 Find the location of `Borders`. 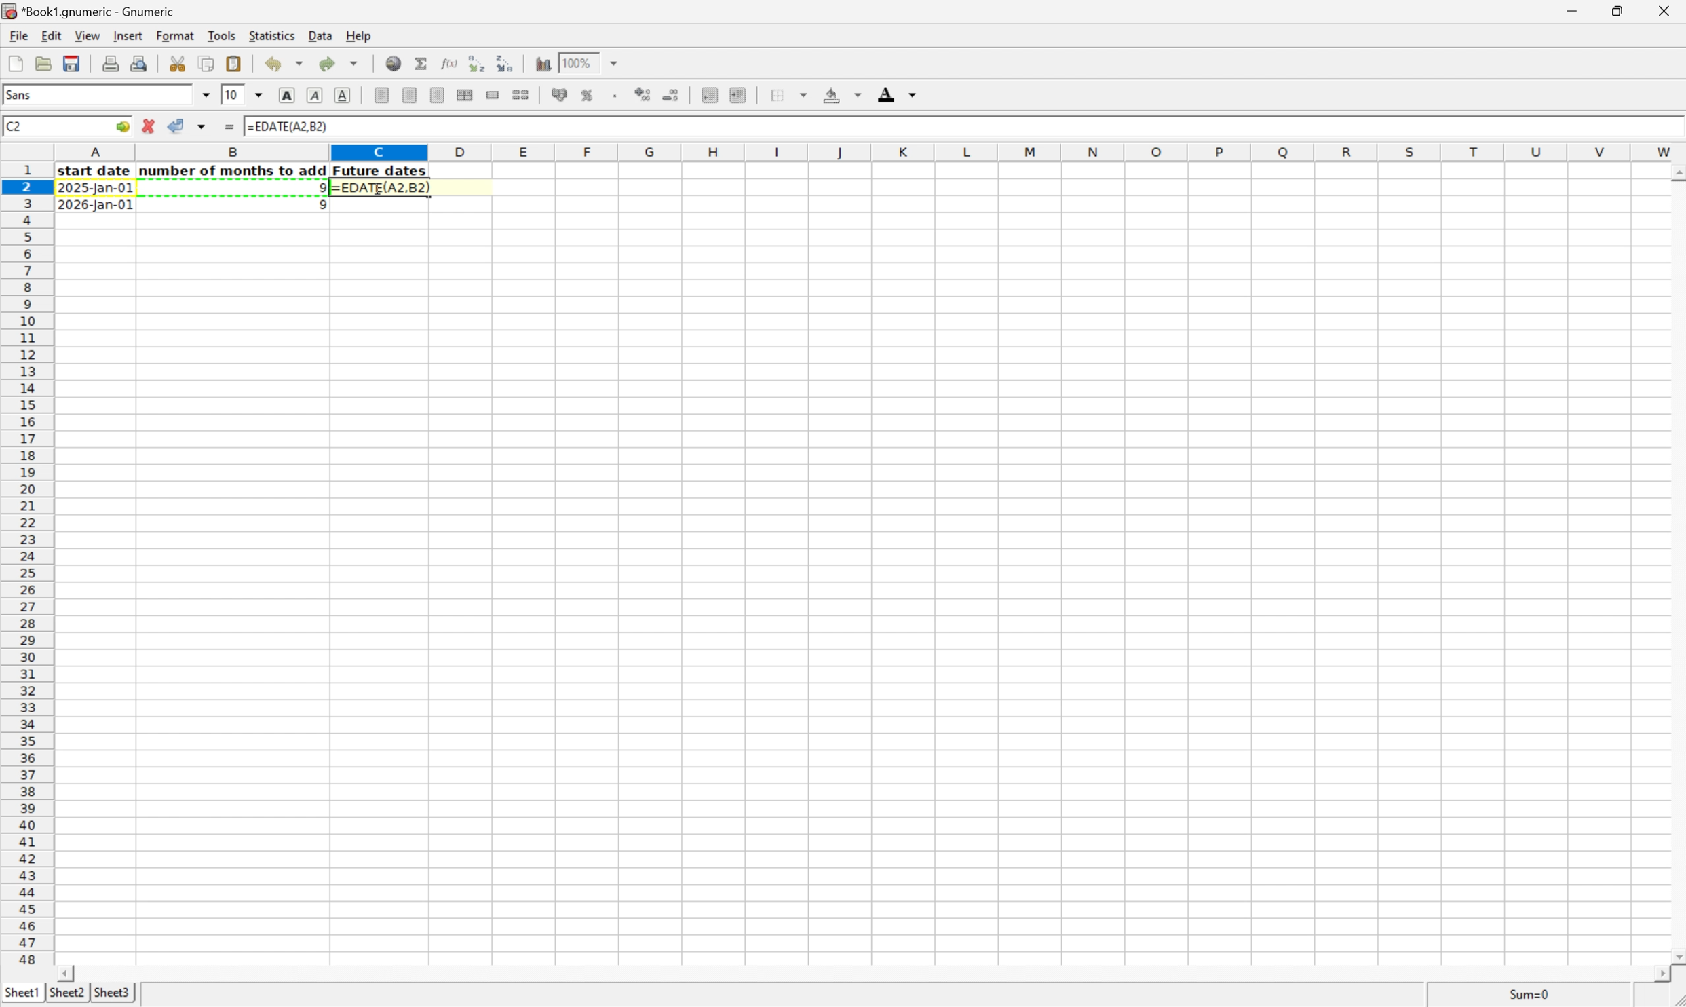

Borders is located at coordinates (786, 95).